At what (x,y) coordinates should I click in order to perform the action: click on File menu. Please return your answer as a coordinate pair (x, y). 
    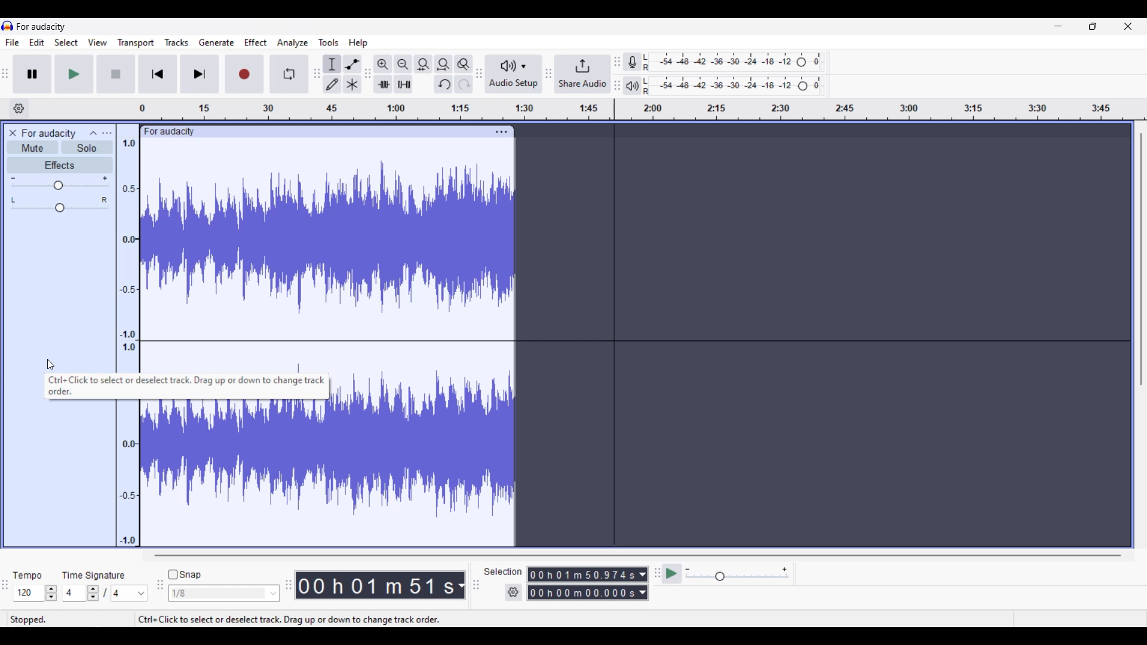
    Looking at the image, I should click on (13, 42).